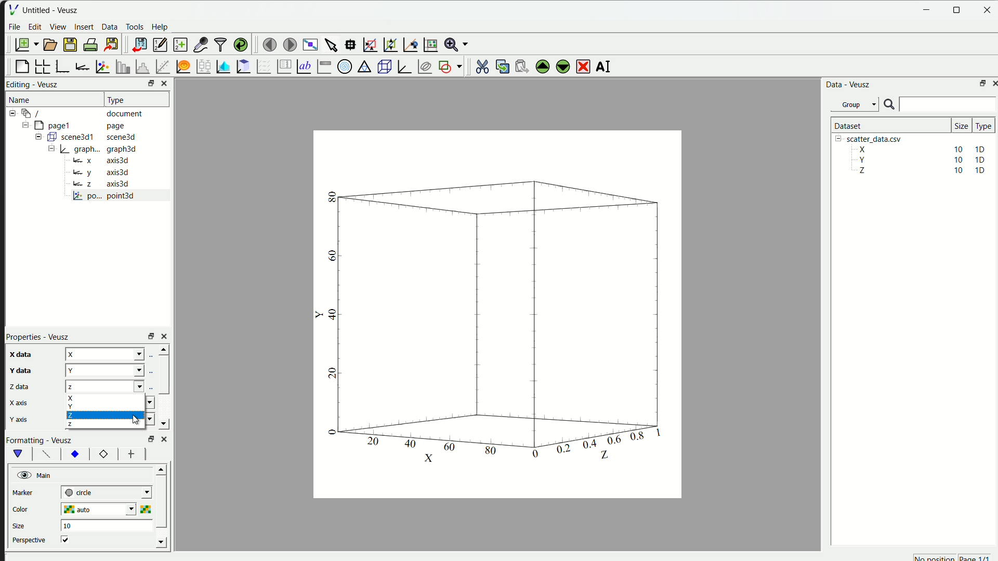 This screenshot has height=561, width=998. What do you see at coordinates (18, 386) in the screenshot?
I see `z data` at bounding box center [18, 386].